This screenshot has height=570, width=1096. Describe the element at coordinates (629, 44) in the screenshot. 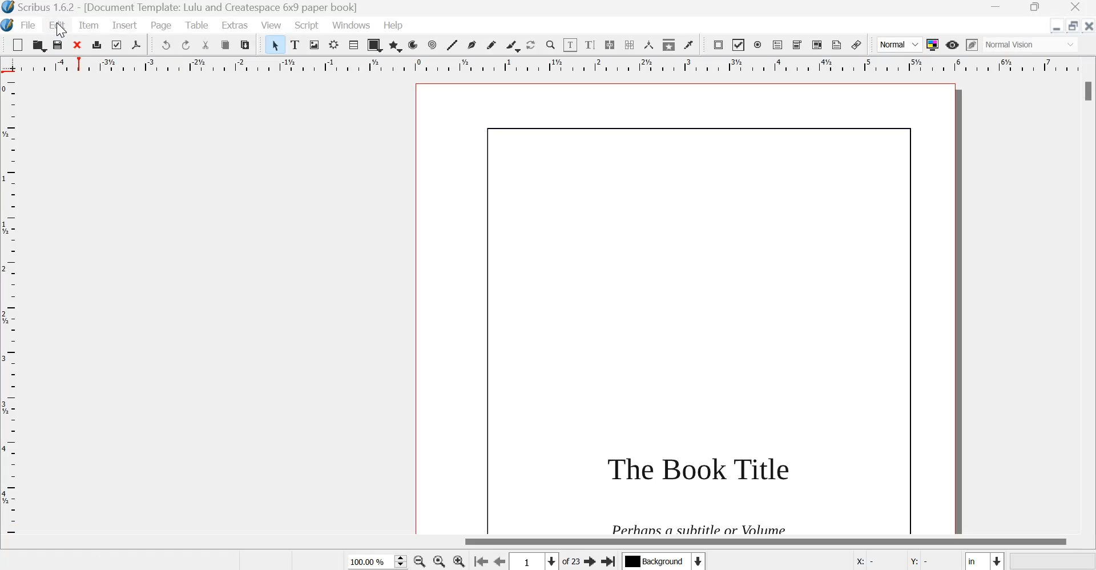

I see `Unlink text frames` at that location.